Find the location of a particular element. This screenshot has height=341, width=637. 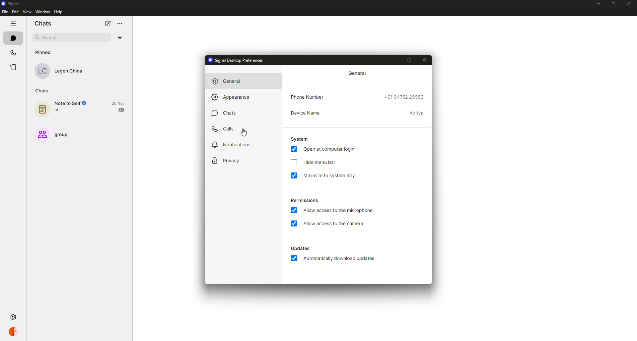

help is located at coordinates (58, 12).